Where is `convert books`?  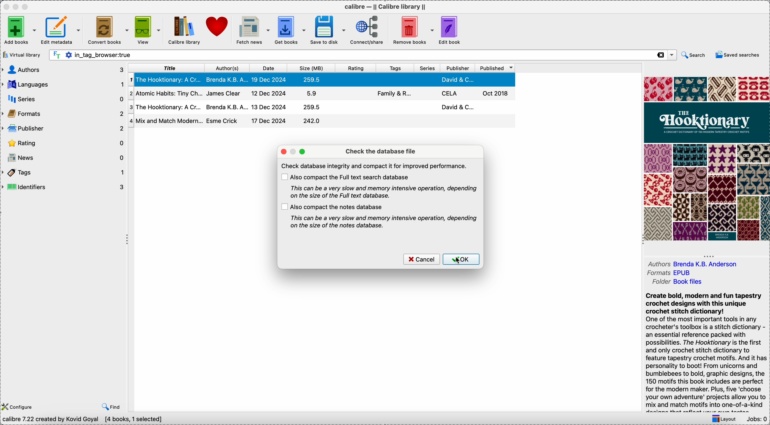 convert books is located at coordinates (108, 30).